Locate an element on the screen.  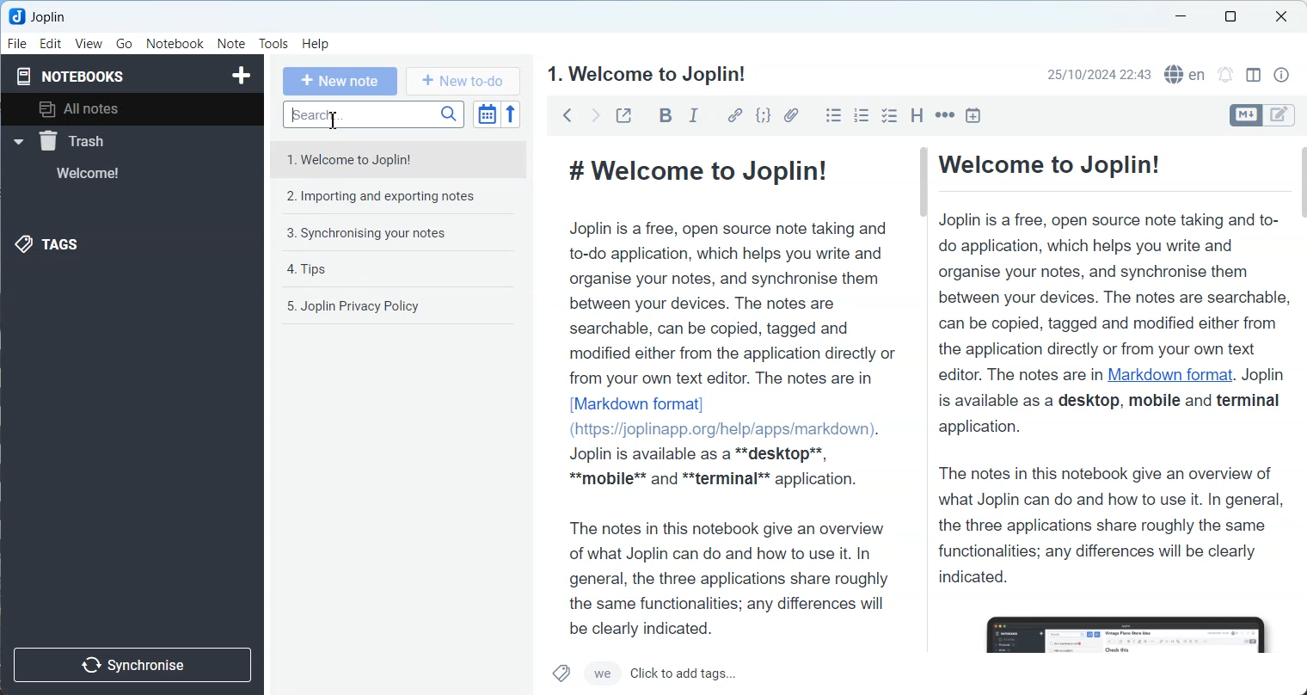
Edit is located at coordinates (52, 44).